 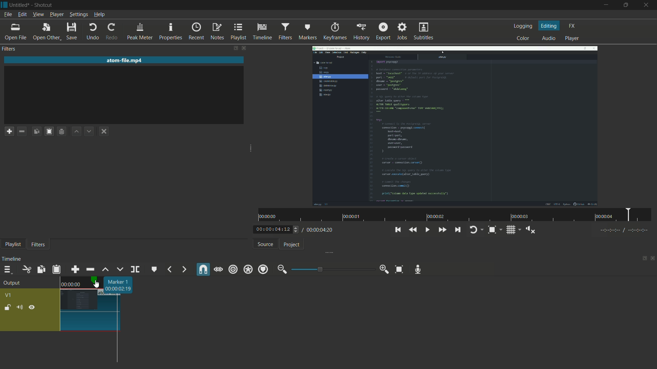 What do you see at coordinates (265, 244) in the screenshot?
I see `source` at bounding box center [265, 244].